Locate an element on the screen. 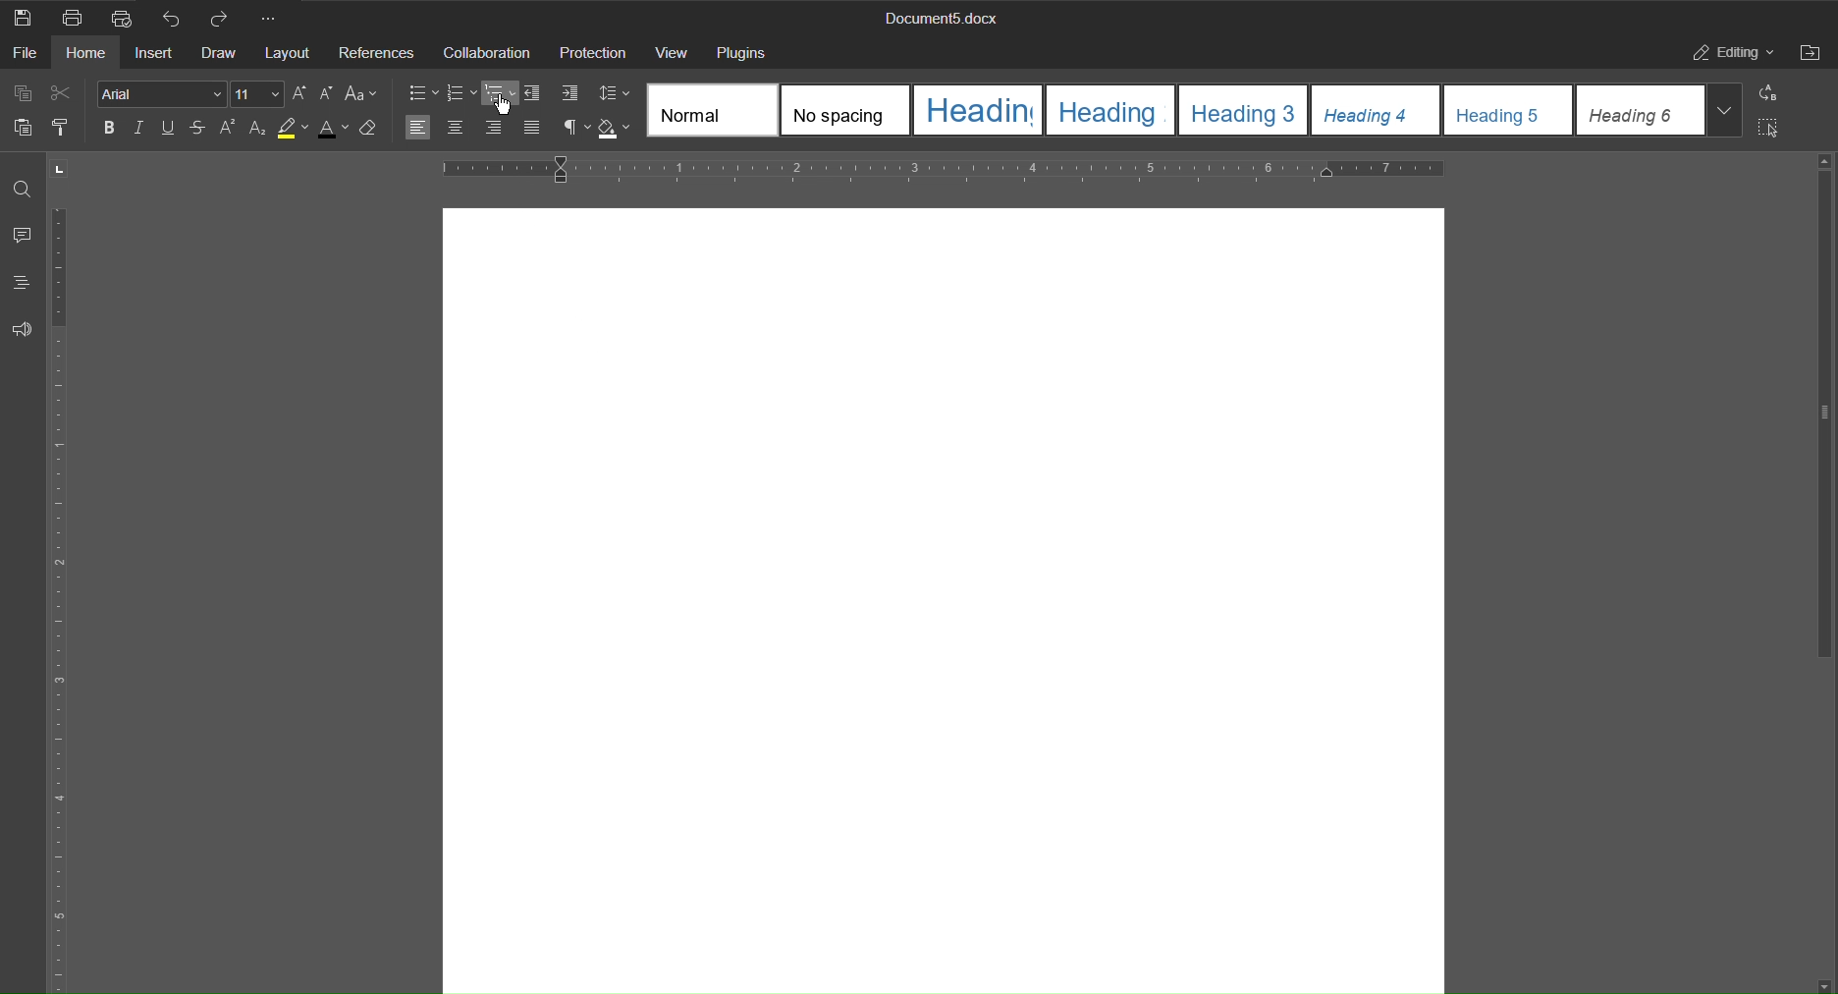 Image resolution: width=1838 pixels, height=994 pixels. Font Style is located at coordinates (161, 93).